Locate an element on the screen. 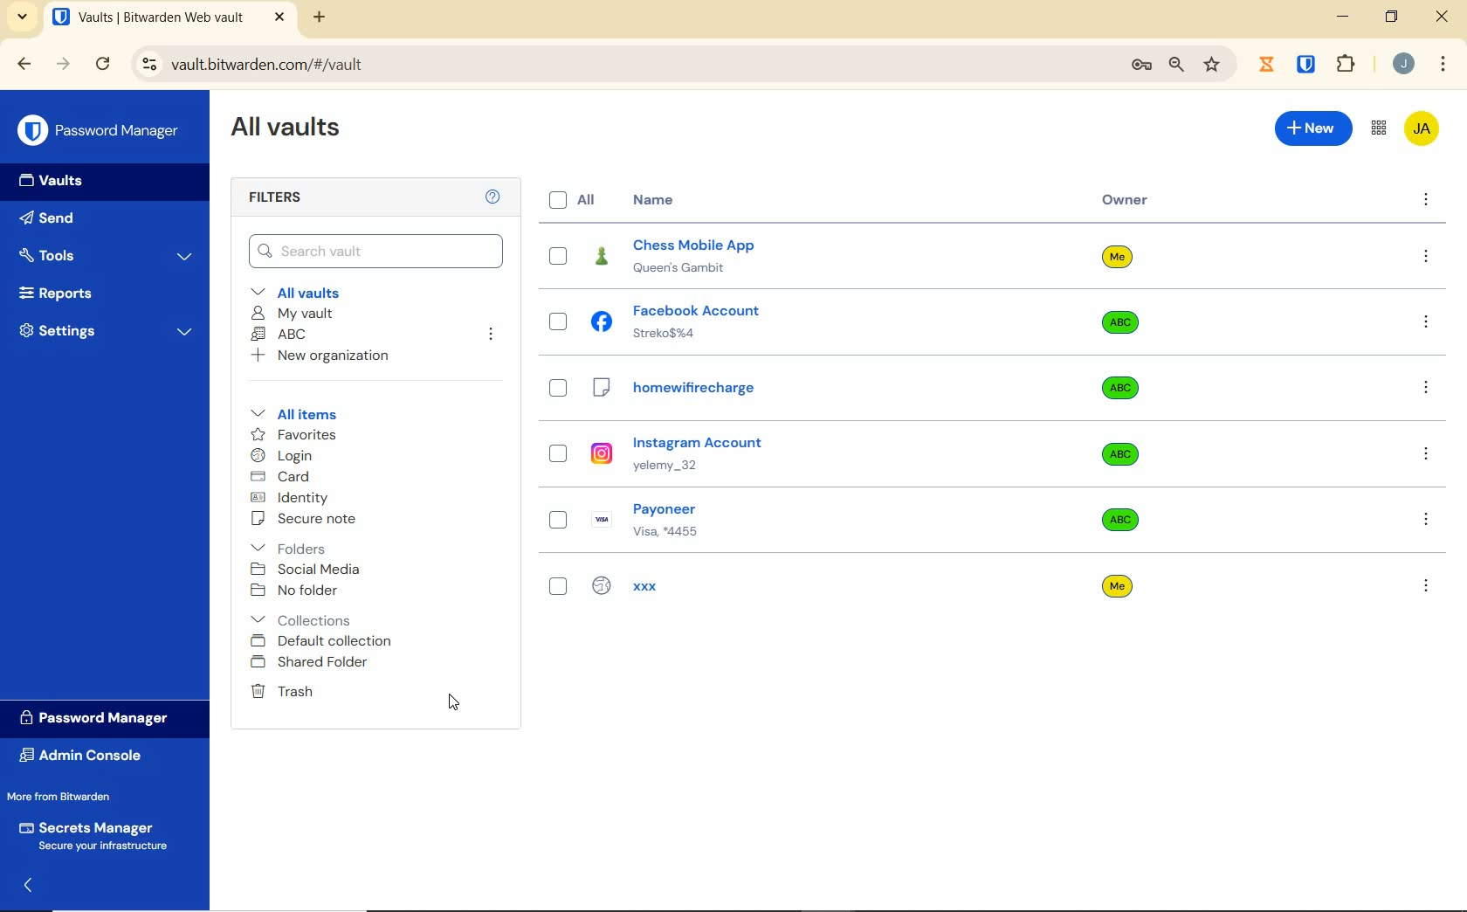  forward is located at coordinates (64, 66).